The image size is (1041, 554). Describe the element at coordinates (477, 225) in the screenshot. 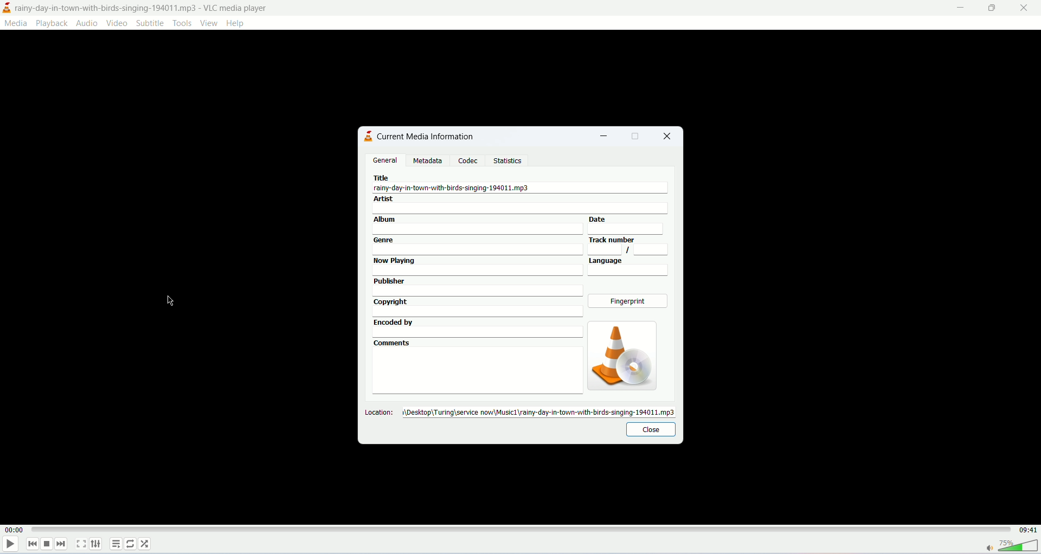

I see `album` at that location.